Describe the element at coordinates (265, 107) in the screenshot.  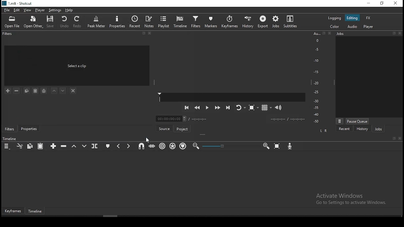
I see `toggle grid display on the player` at that location.